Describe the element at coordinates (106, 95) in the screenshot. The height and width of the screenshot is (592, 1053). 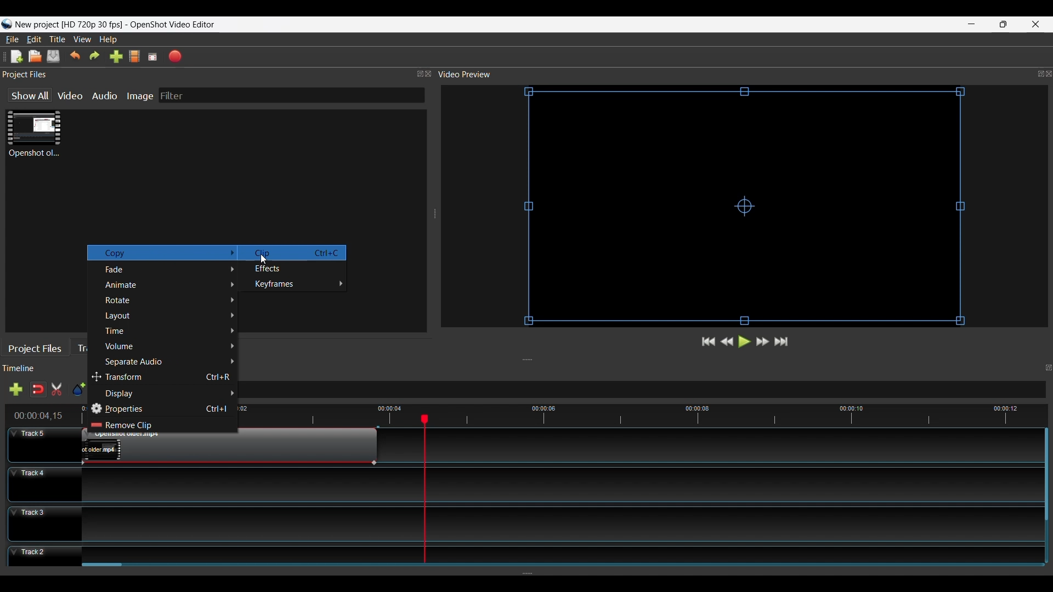
I see `Audio` at that location.